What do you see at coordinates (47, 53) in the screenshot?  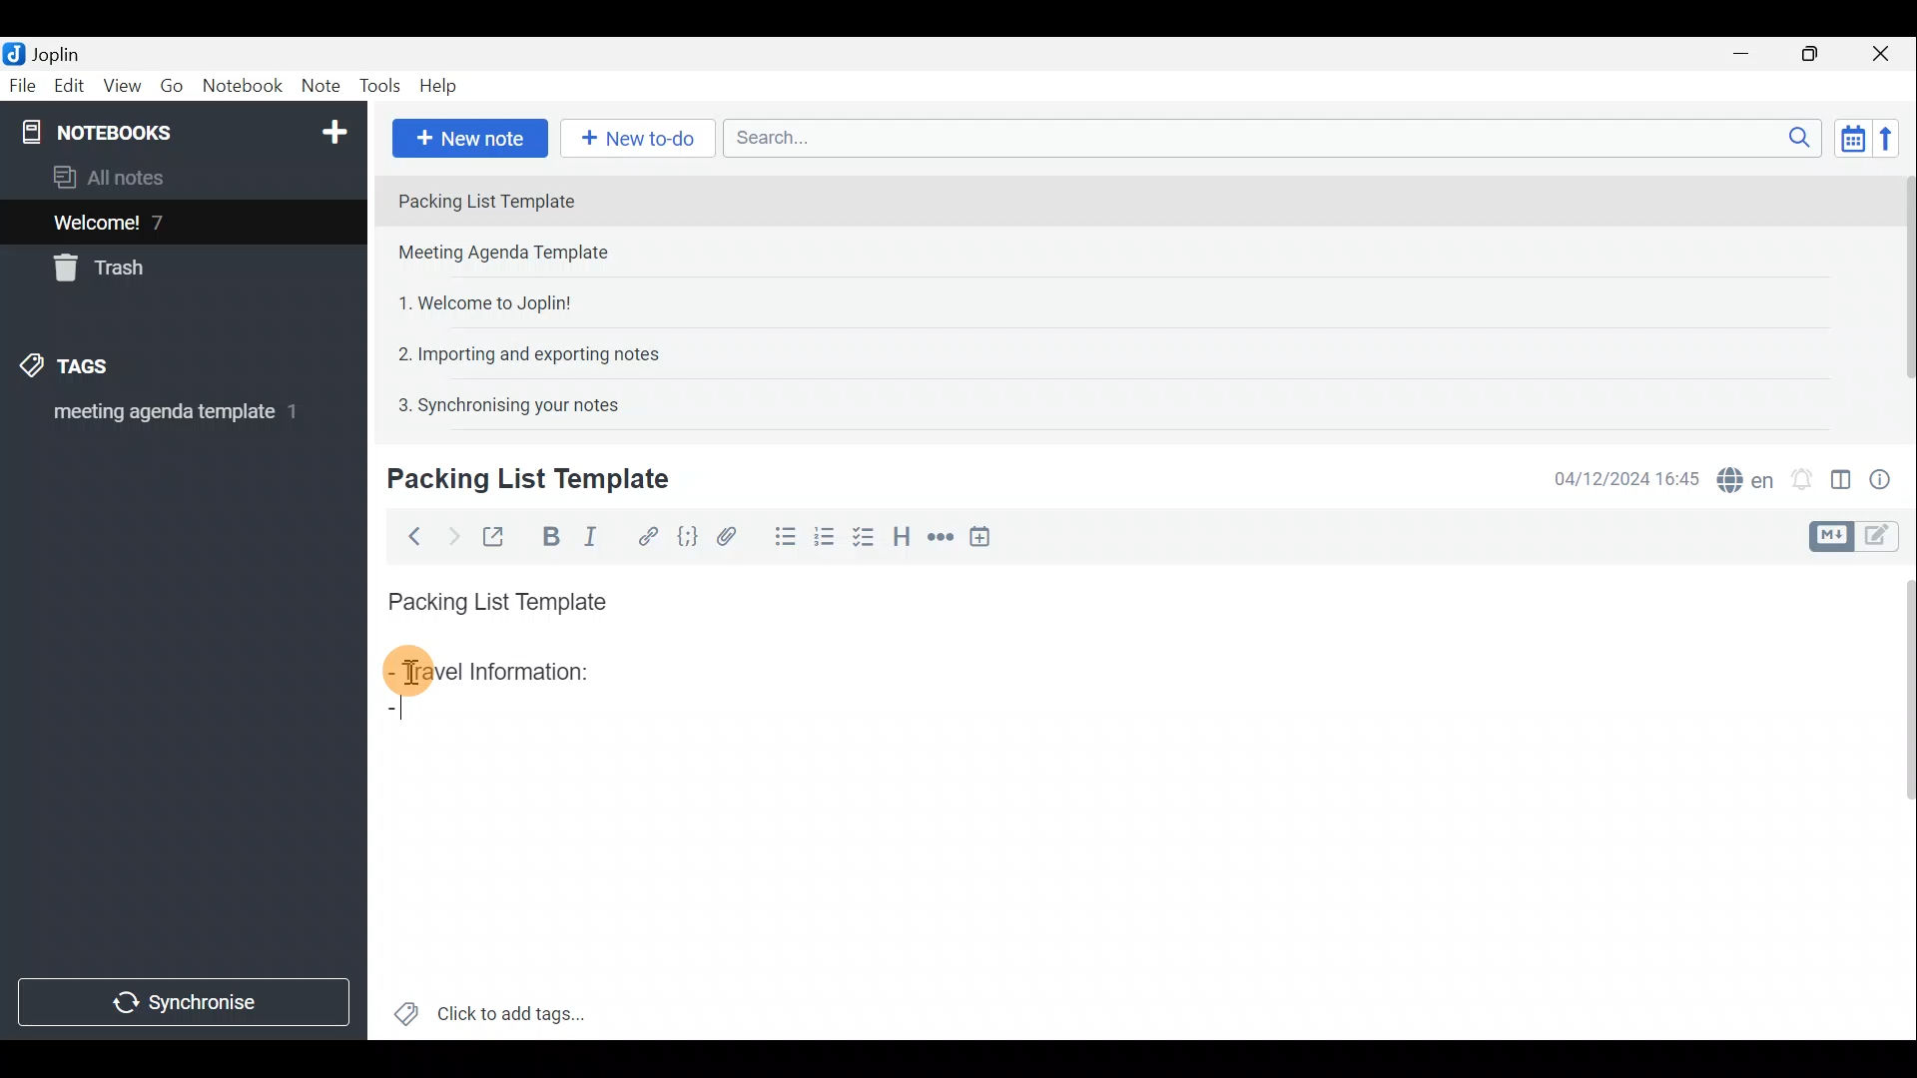 I see `Joplin` at bounding box center [47, 53].